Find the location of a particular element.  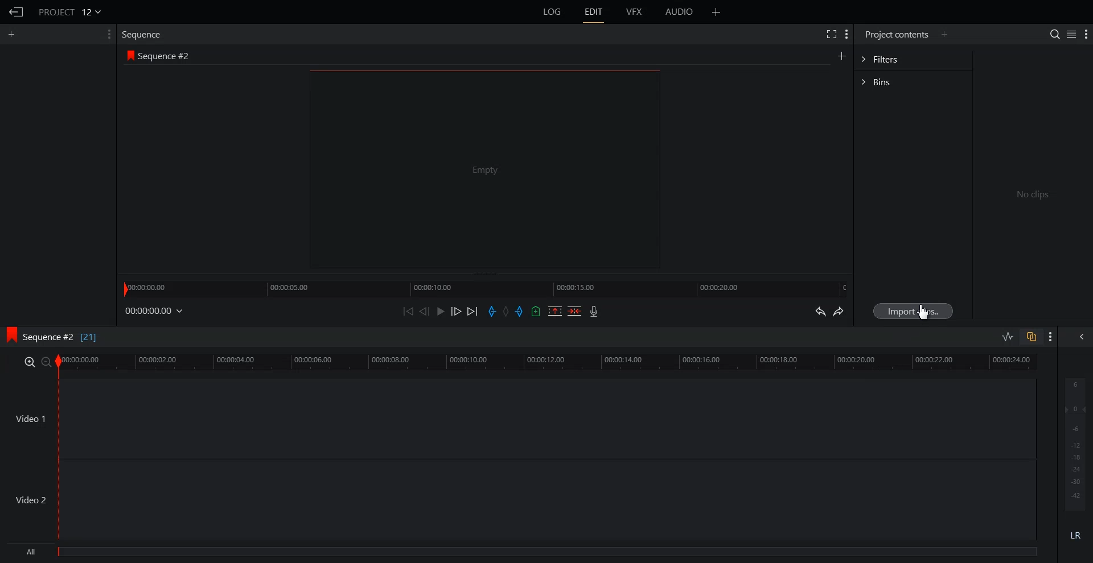

Mute is located at coordinates (1076, 535).